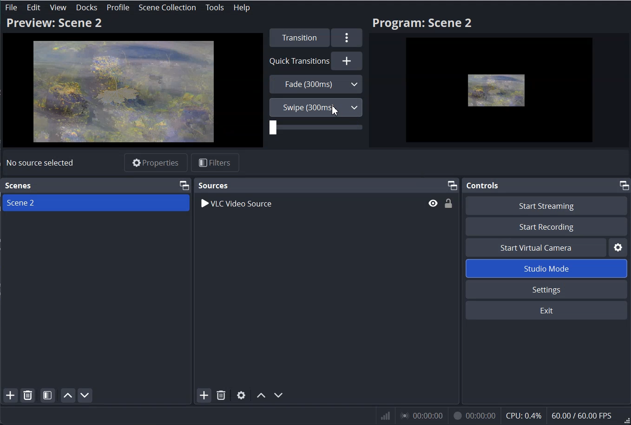 Image resolution: width=631 pixels, height=425 pixels. What do you see at coordinates (619, 247) in the screenshot?
I see `Settings` at bounding box center [619, 247].